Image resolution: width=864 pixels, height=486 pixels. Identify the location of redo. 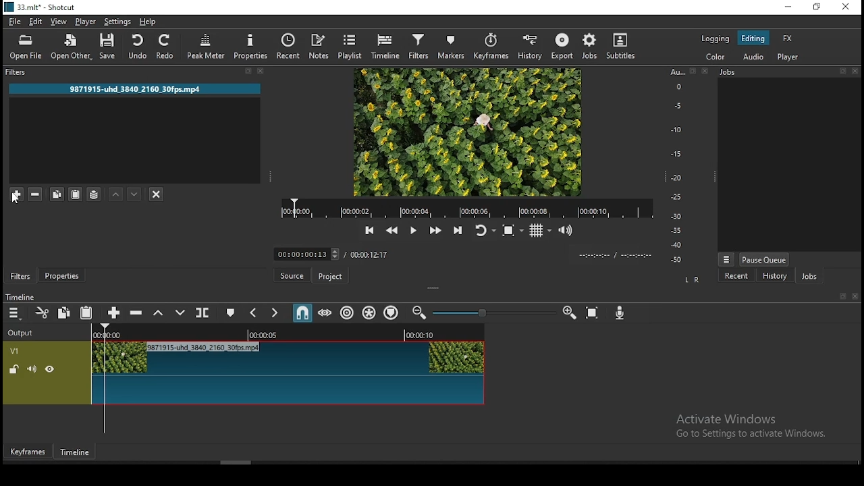
(166, 47).